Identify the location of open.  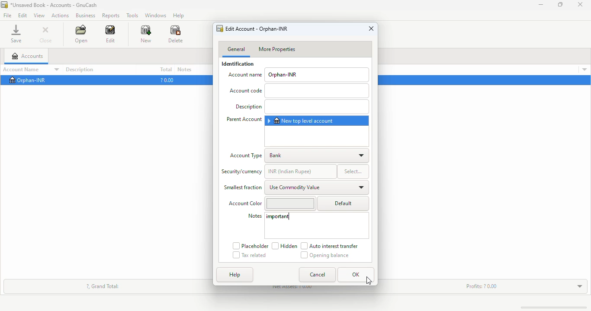
(81, 34).